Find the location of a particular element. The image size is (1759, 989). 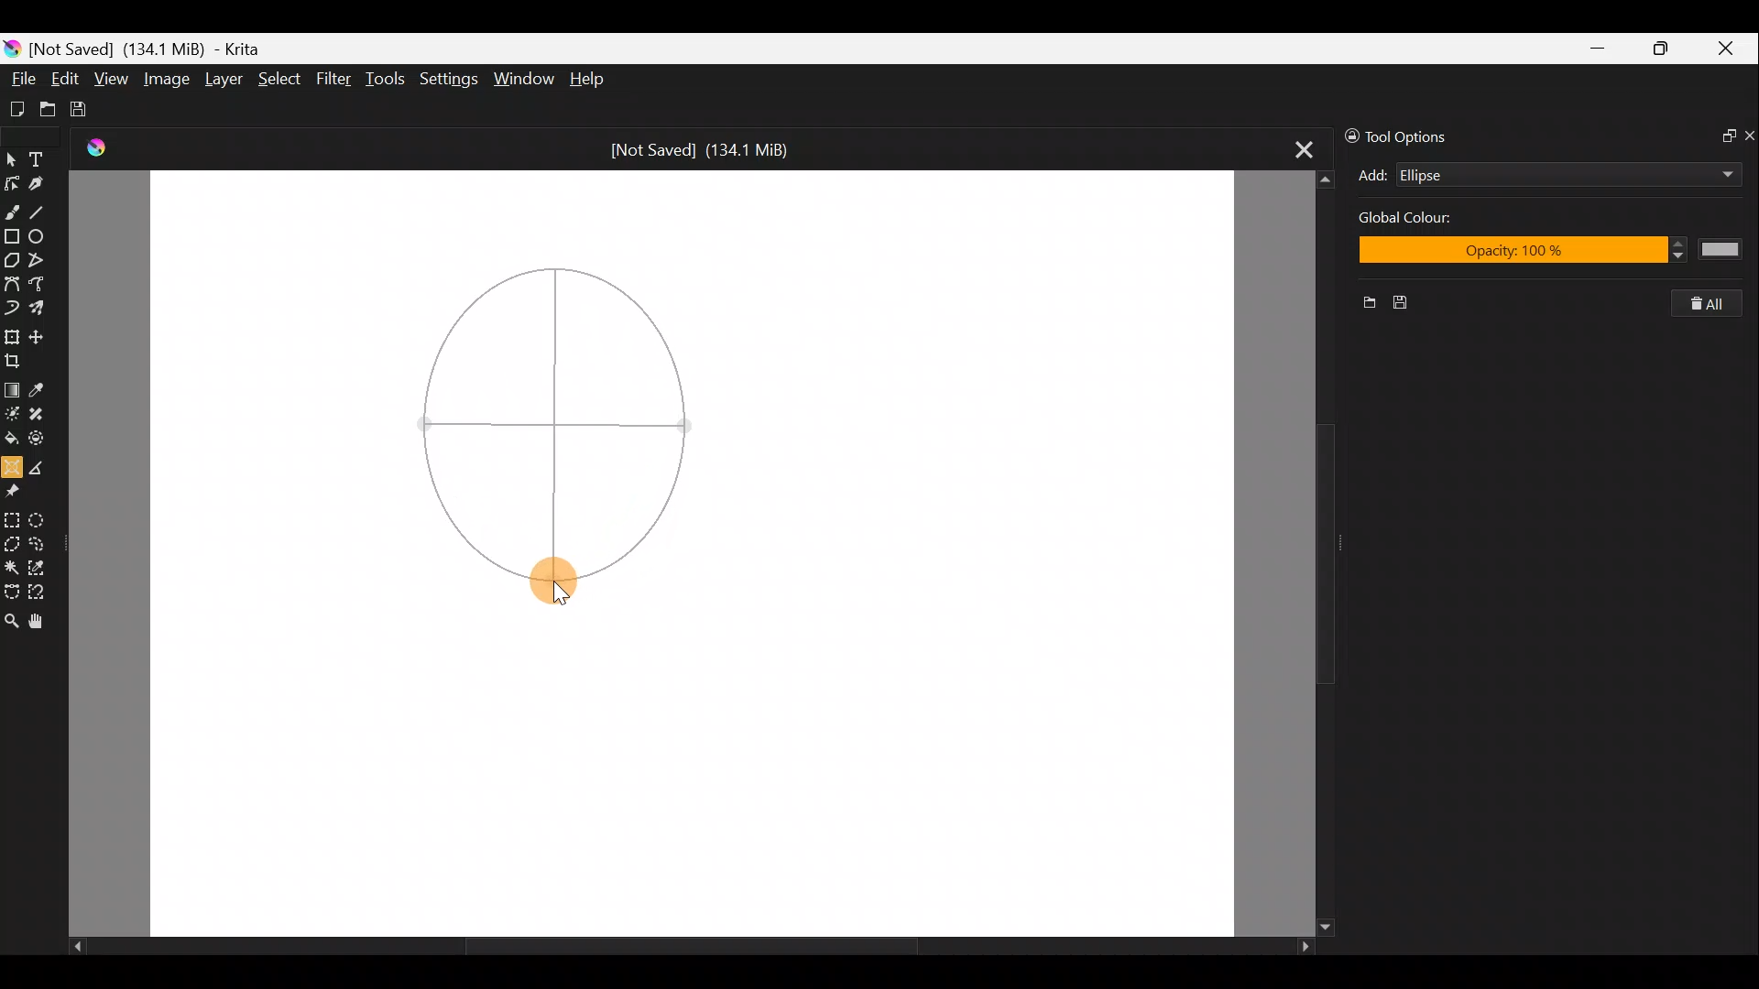

Filter is located at coordinates (334, 81).